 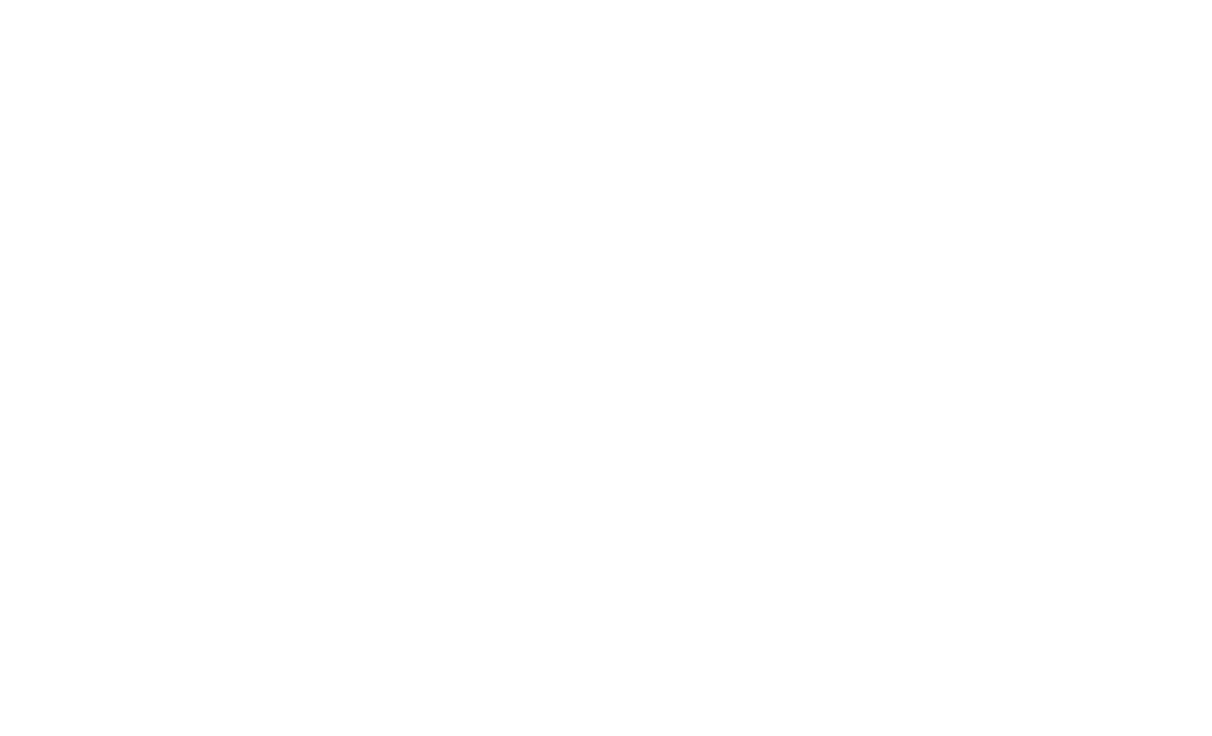 I want to click on Delete, so click(x=40, y=694).